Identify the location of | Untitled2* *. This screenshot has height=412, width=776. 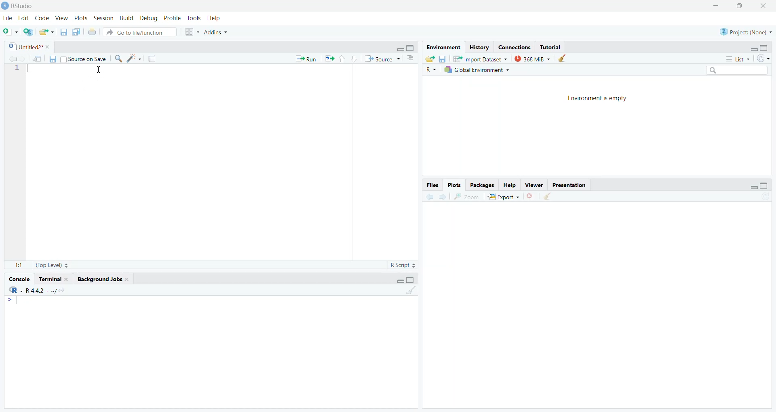
(26, 46).